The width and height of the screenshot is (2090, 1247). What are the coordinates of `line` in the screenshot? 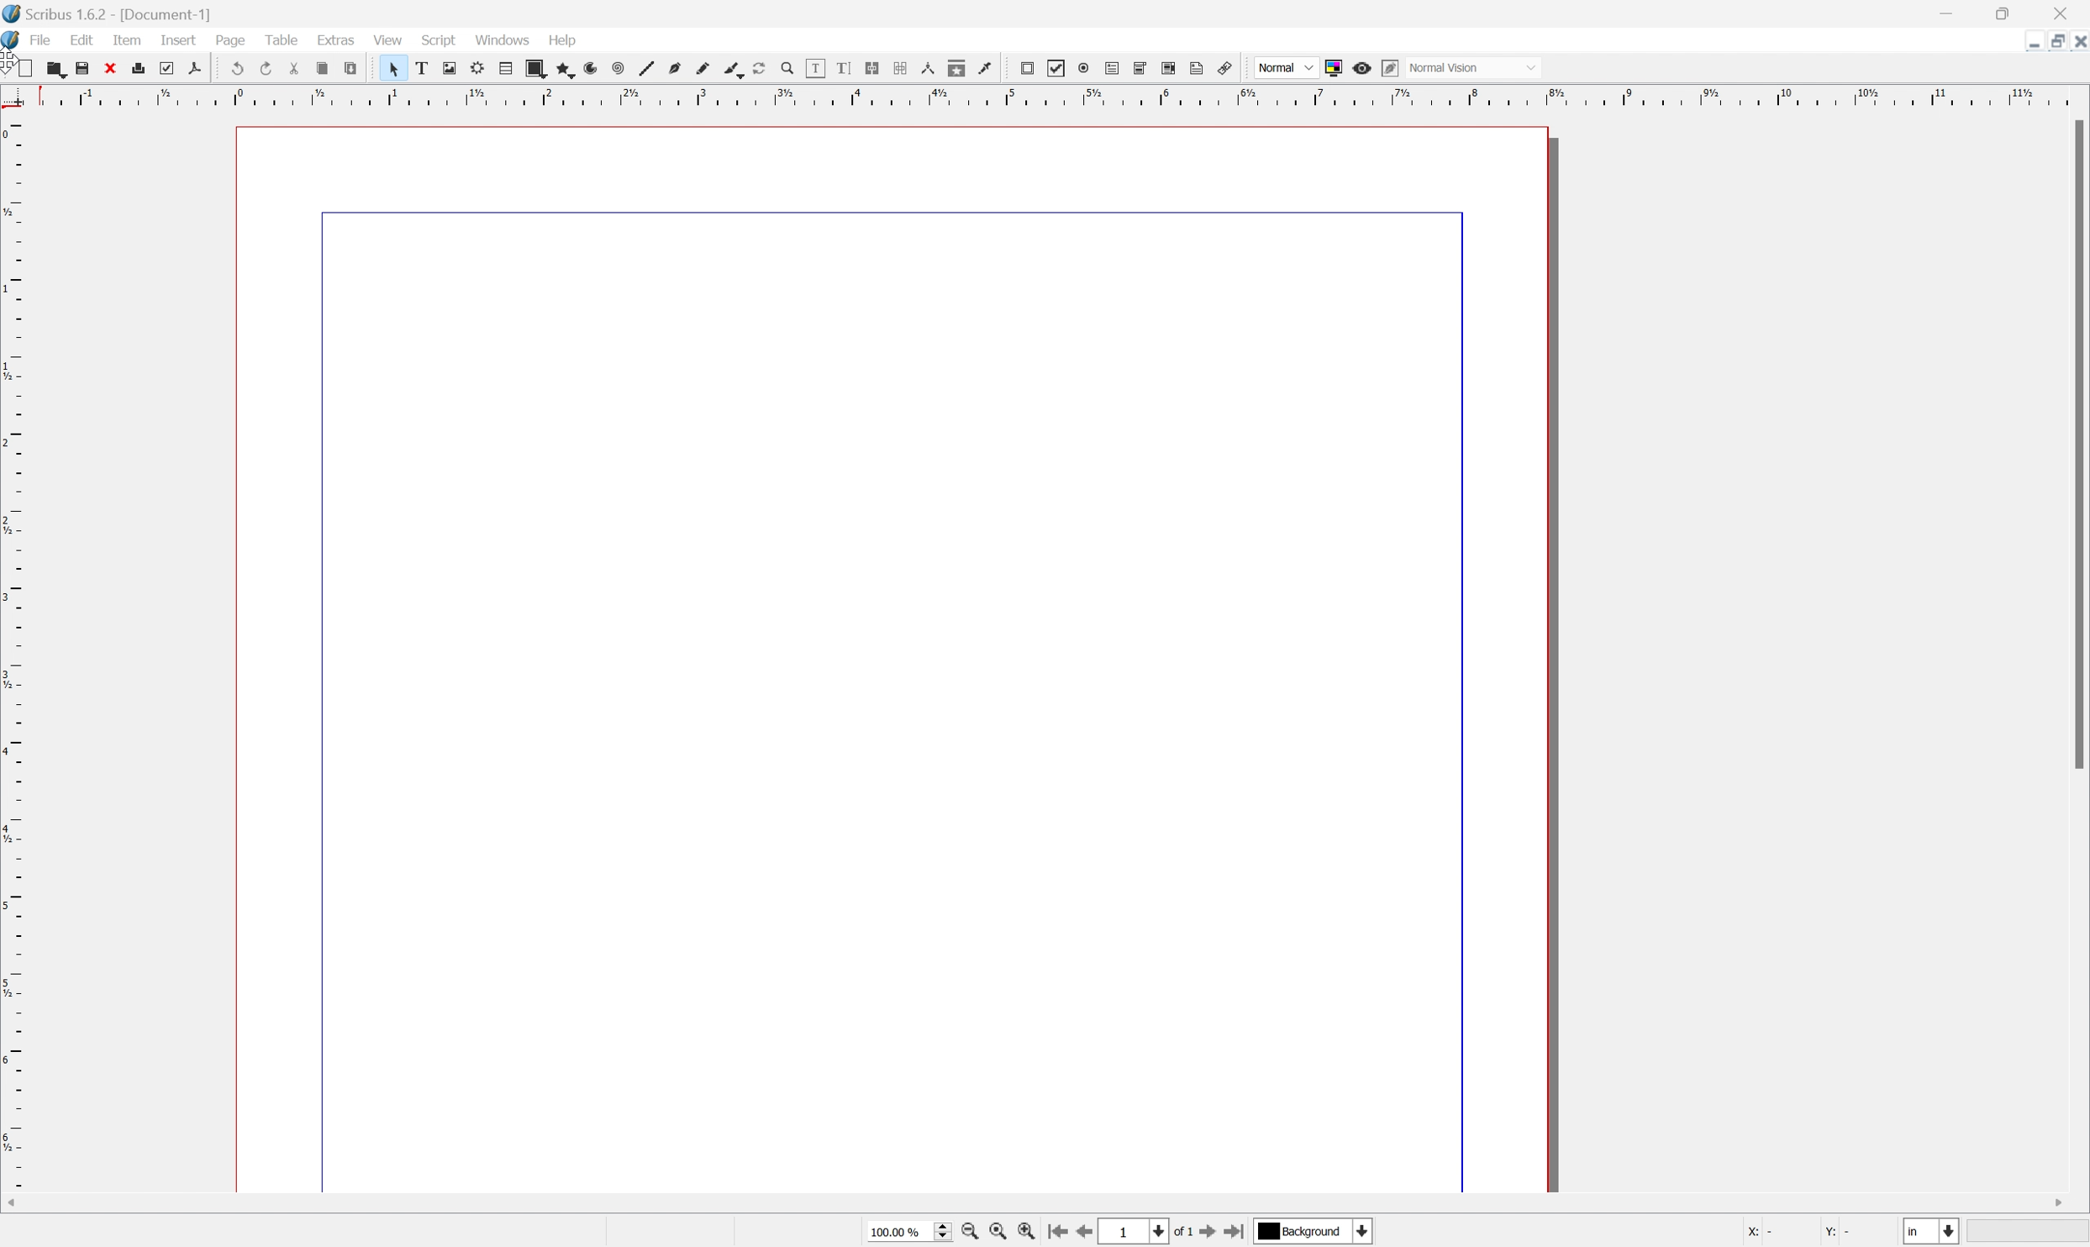 It's located at (644, 68).